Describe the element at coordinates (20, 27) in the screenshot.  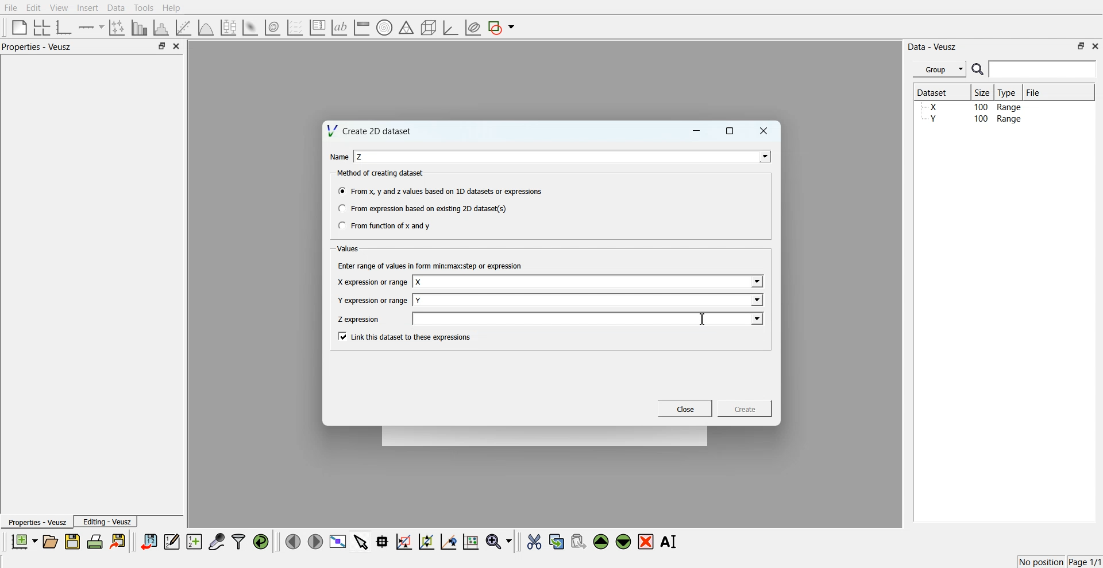
I see `Blank page` at that location.